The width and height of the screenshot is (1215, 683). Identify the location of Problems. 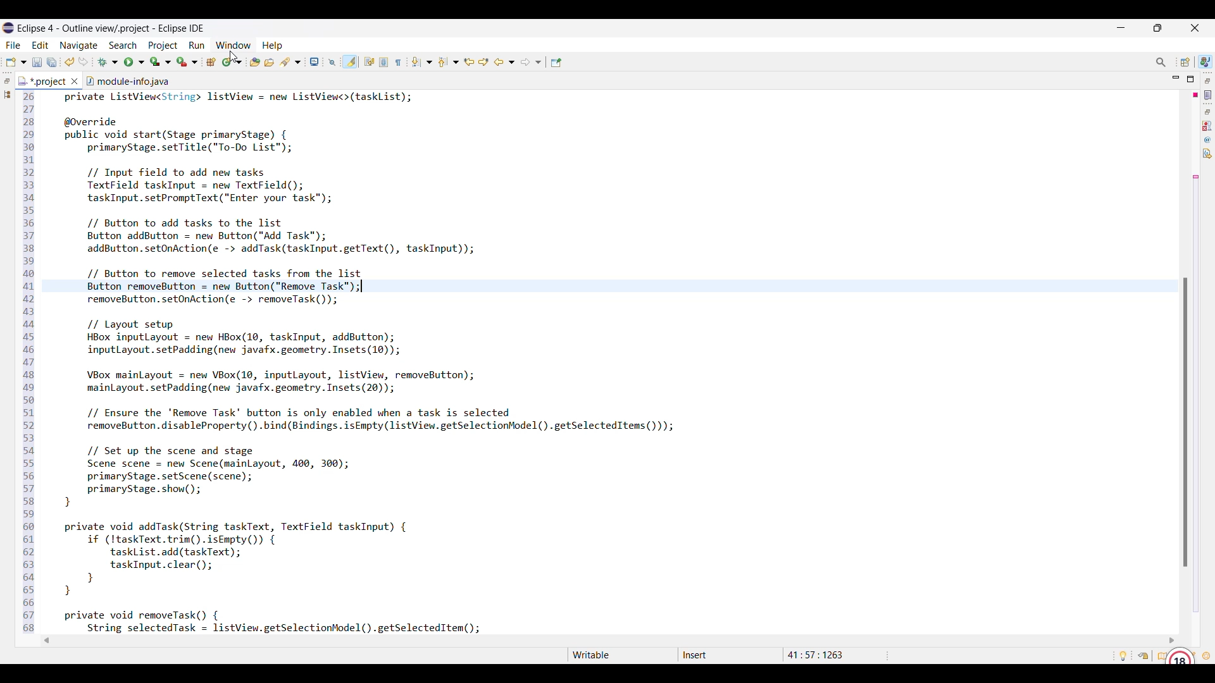
(1207, 126).